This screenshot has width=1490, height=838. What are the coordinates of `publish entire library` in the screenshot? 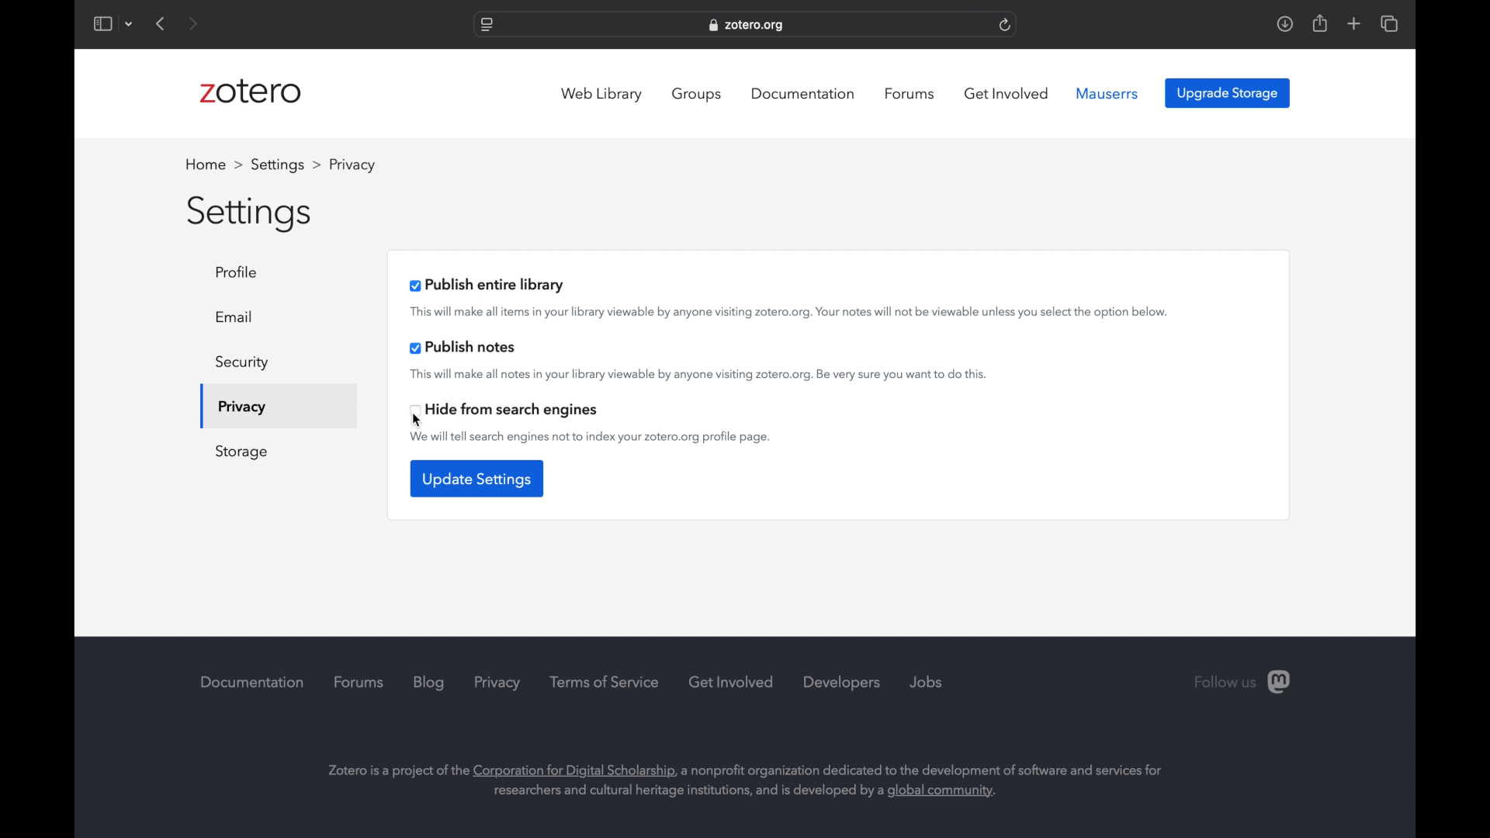 It's located at (488, 285).